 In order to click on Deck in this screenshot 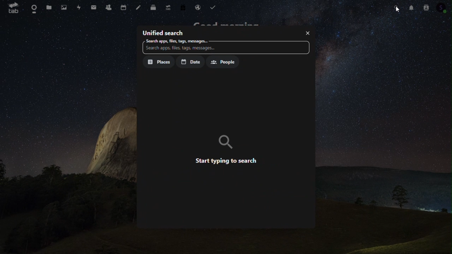, I will do `click(153, 6)`.